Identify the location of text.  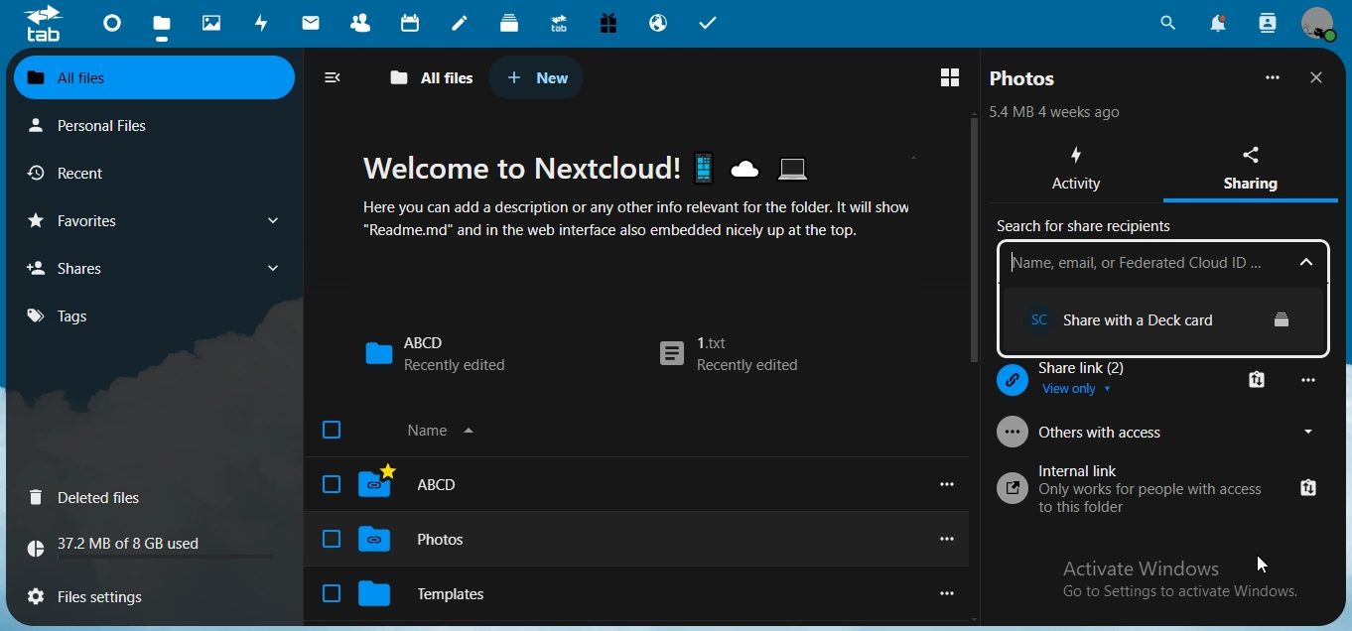
(123, 547).